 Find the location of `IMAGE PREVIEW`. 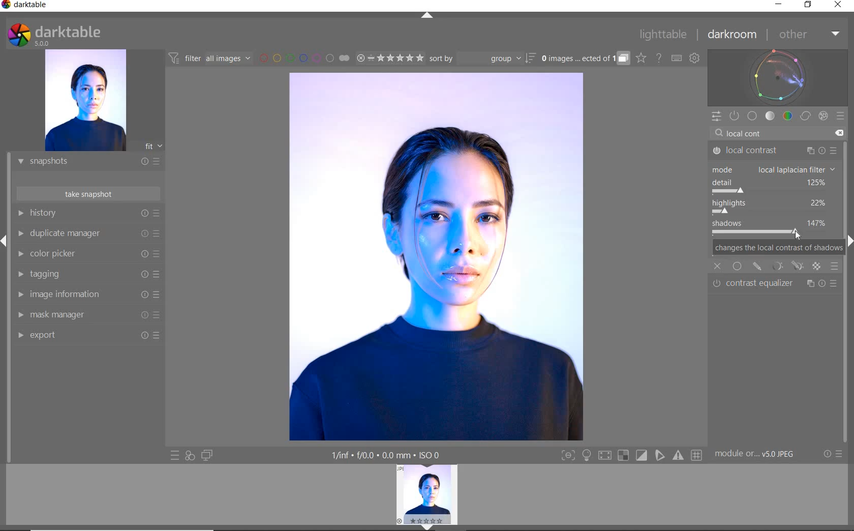

IMAGE PREVIEW is located at coordinates (85, 101).